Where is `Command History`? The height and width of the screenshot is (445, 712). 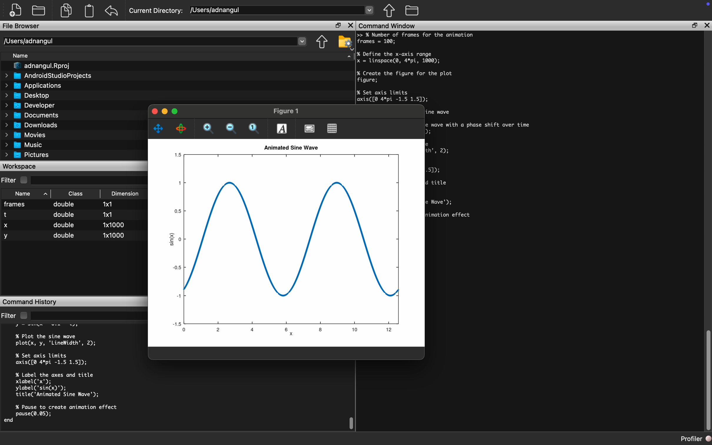 Command History is located at coordinates (31, 302).